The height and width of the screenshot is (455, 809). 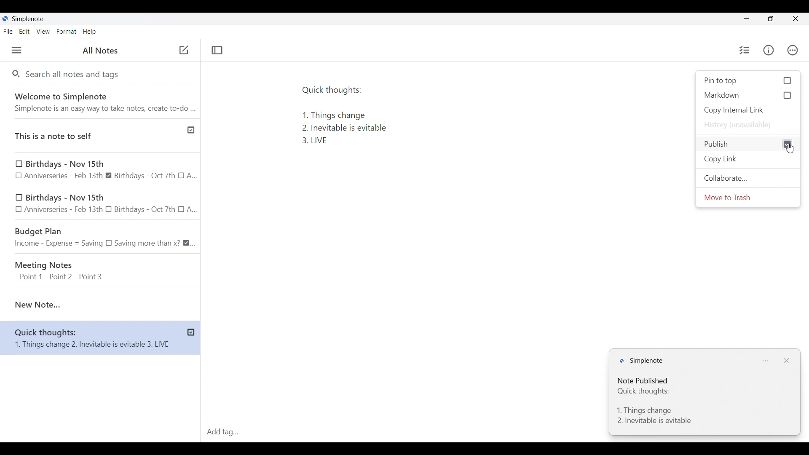 What do you see at coordinates (748, 197) in the screenshot?
I see `Move to trash` at bounding box center [748, 197].